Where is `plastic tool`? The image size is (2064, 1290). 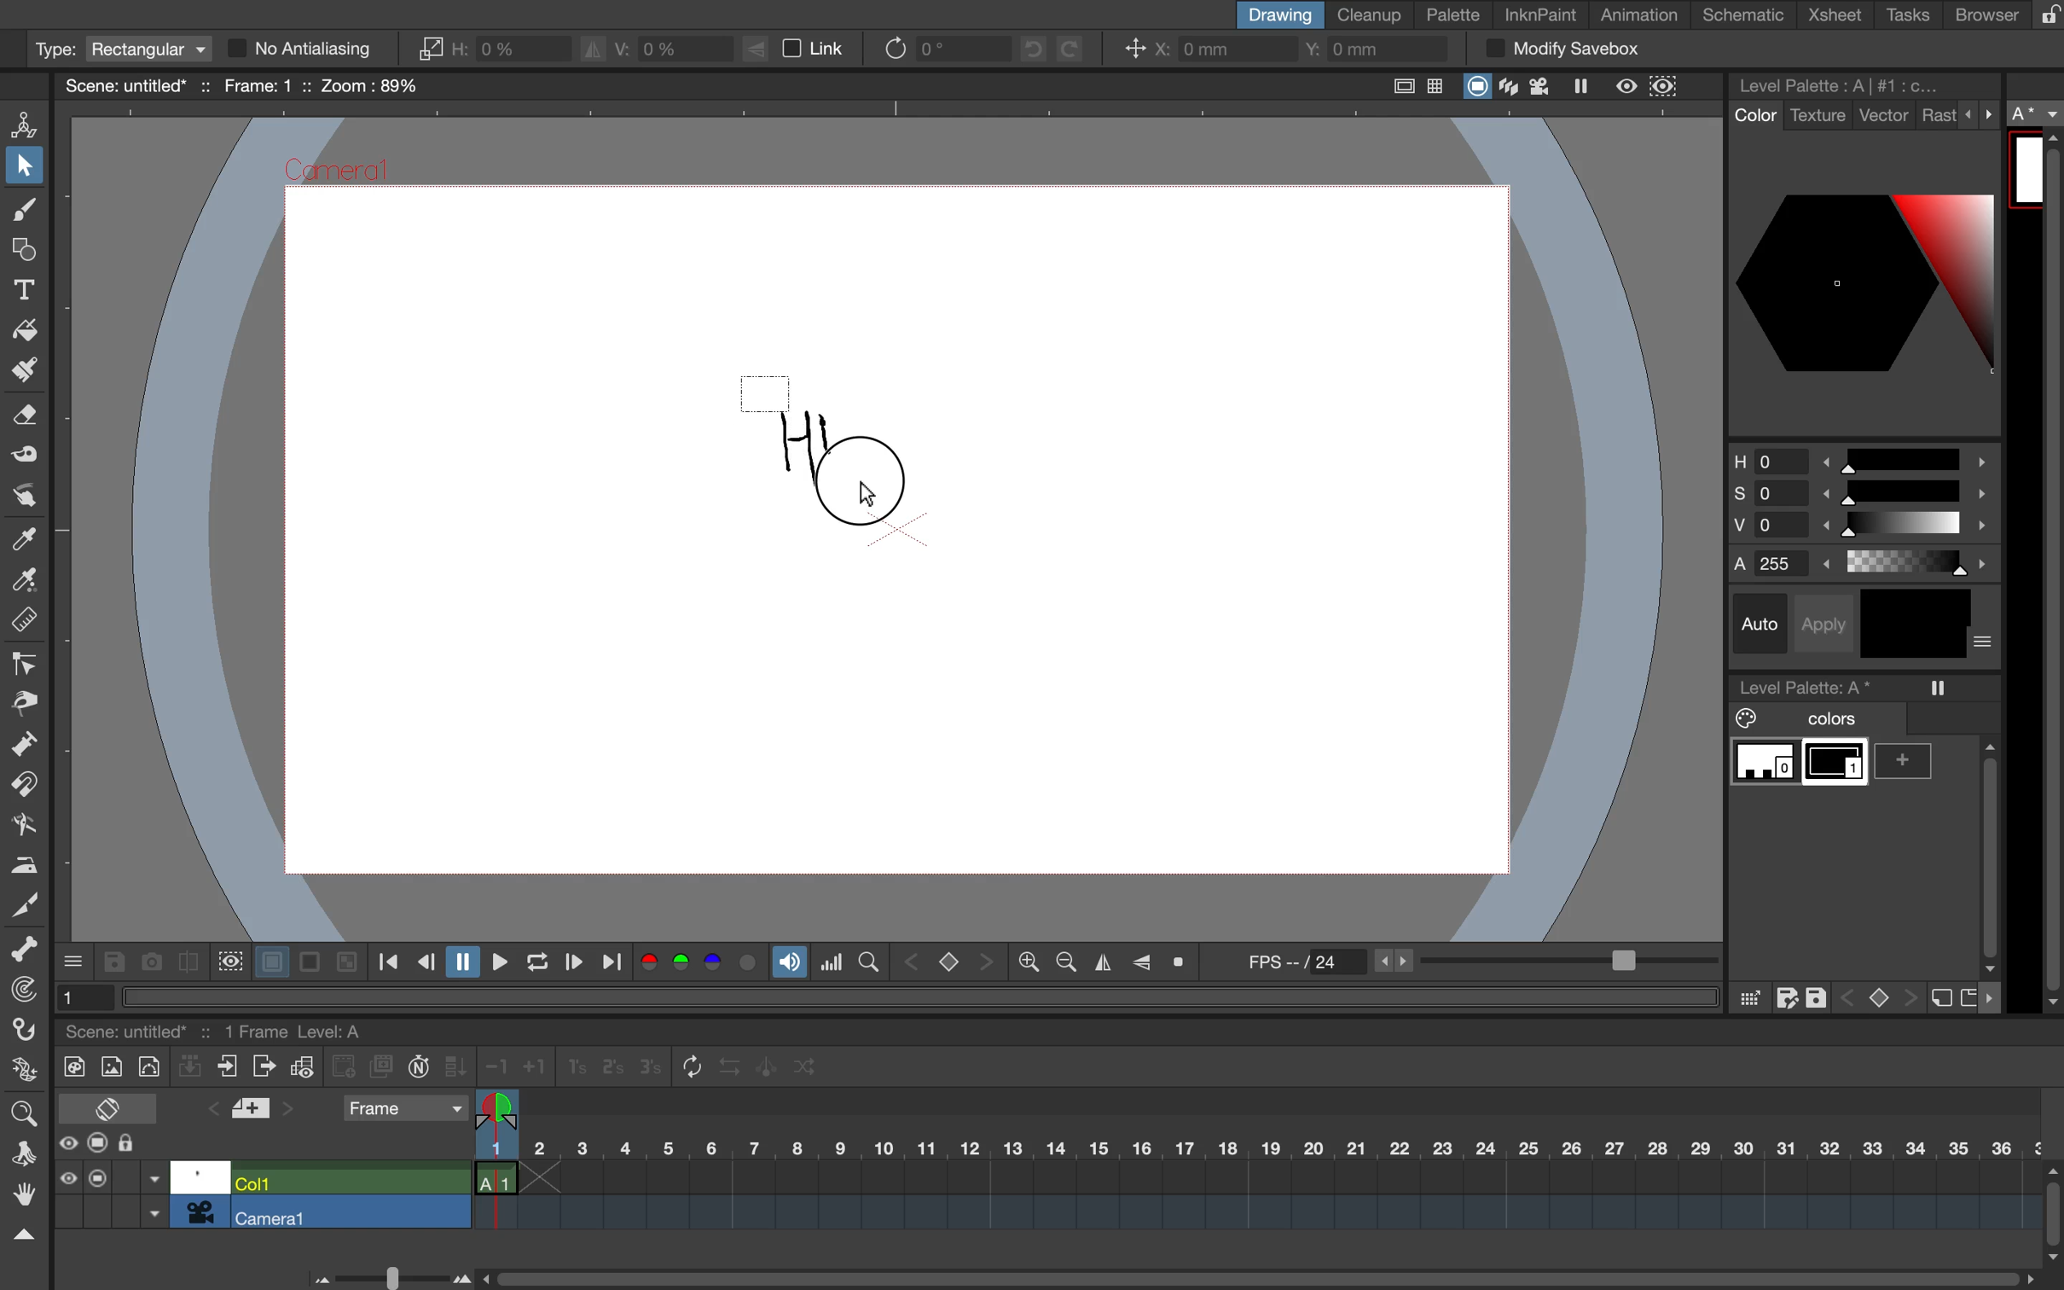 plastic tool is located at coordinates (22, 1072).